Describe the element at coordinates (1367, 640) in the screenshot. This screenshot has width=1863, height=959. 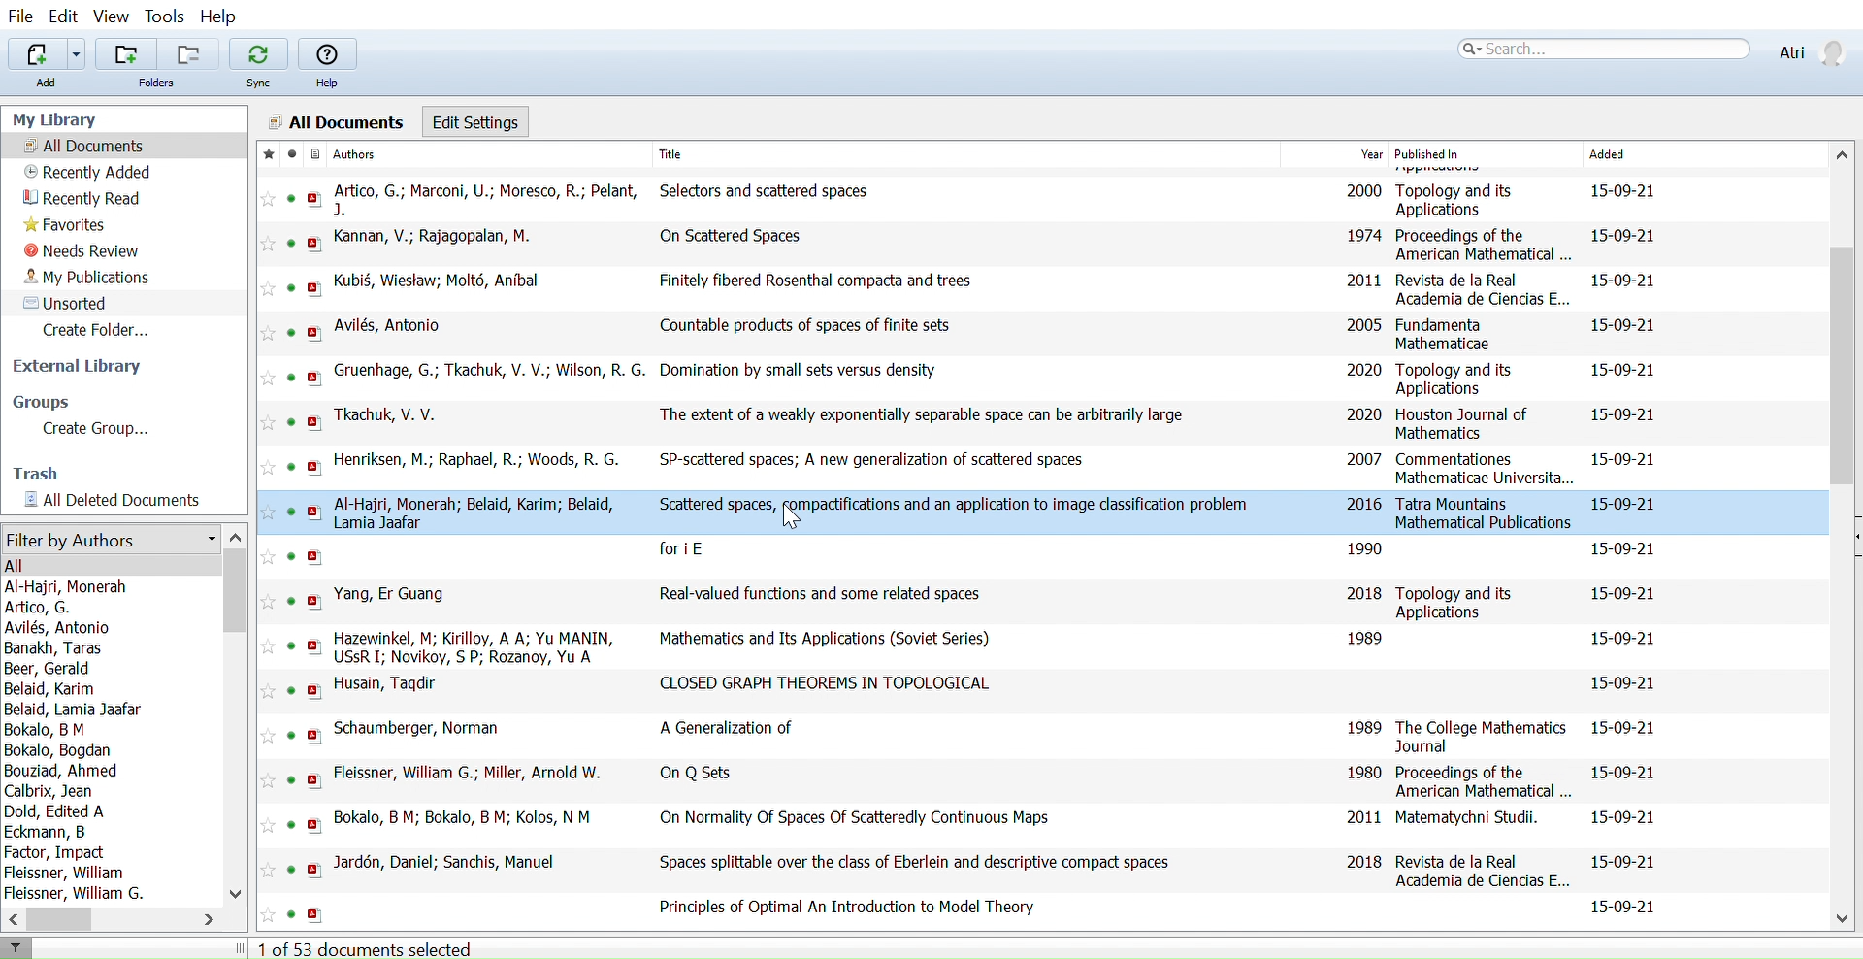
I see `1989` at that location.